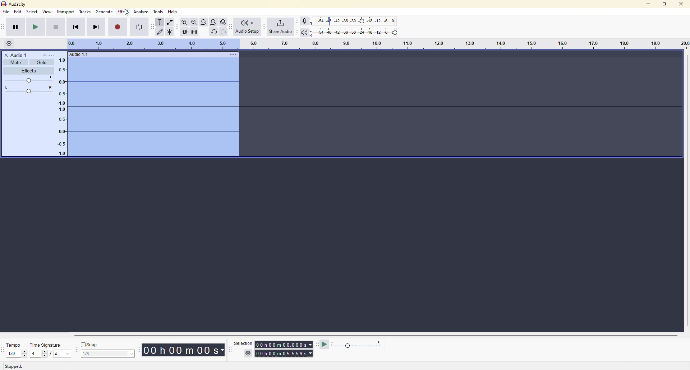 The width and height of the screenshot is (690, 370). Describe the element at coordinates (9, 43) in the screenshot. I see `timeline options` at that location.